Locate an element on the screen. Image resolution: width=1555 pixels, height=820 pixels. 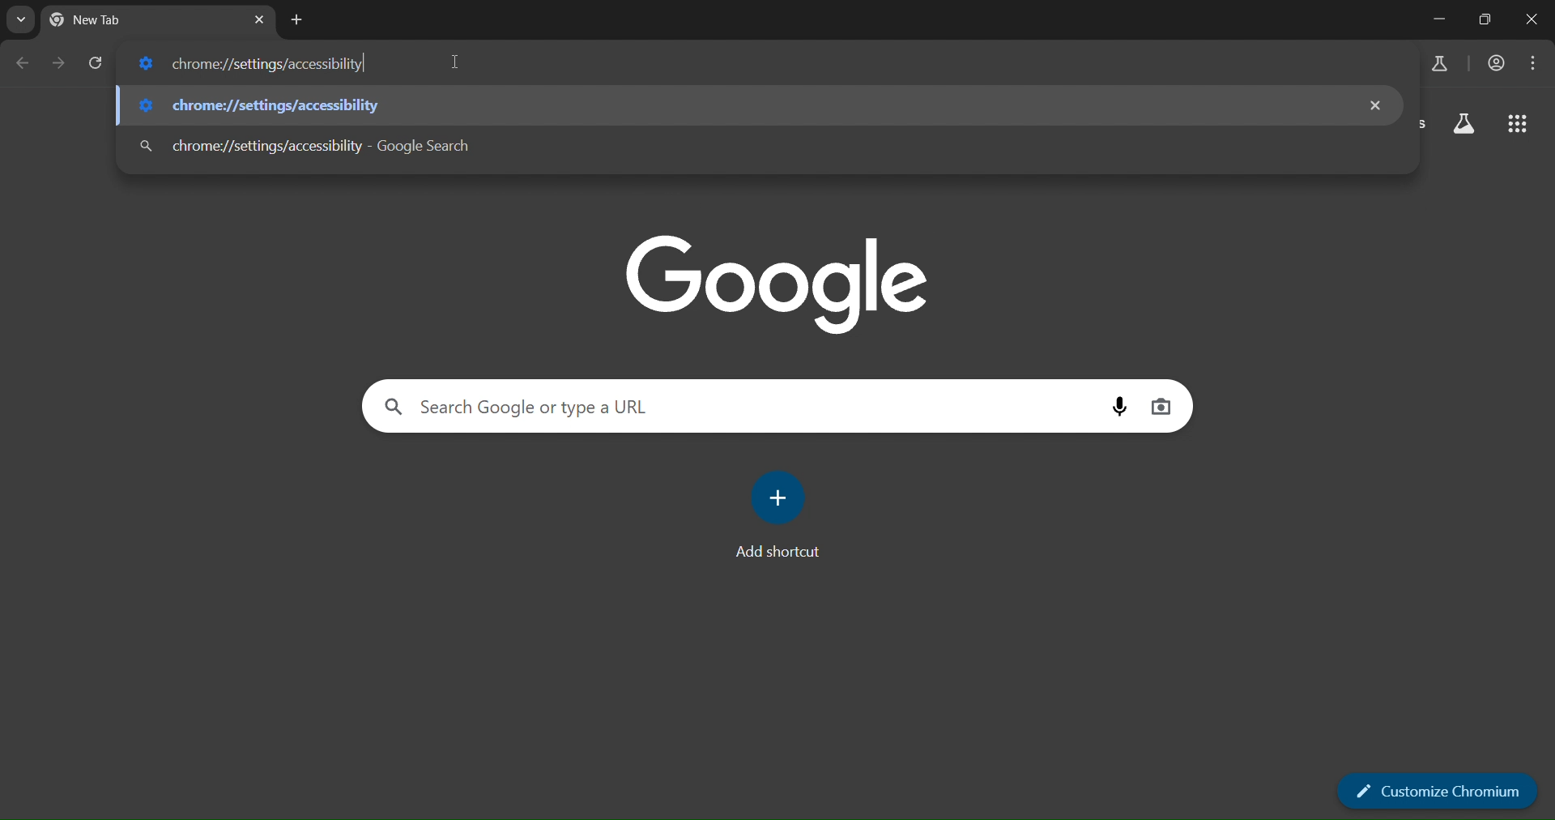
close is located at coordinates (1531, 19).